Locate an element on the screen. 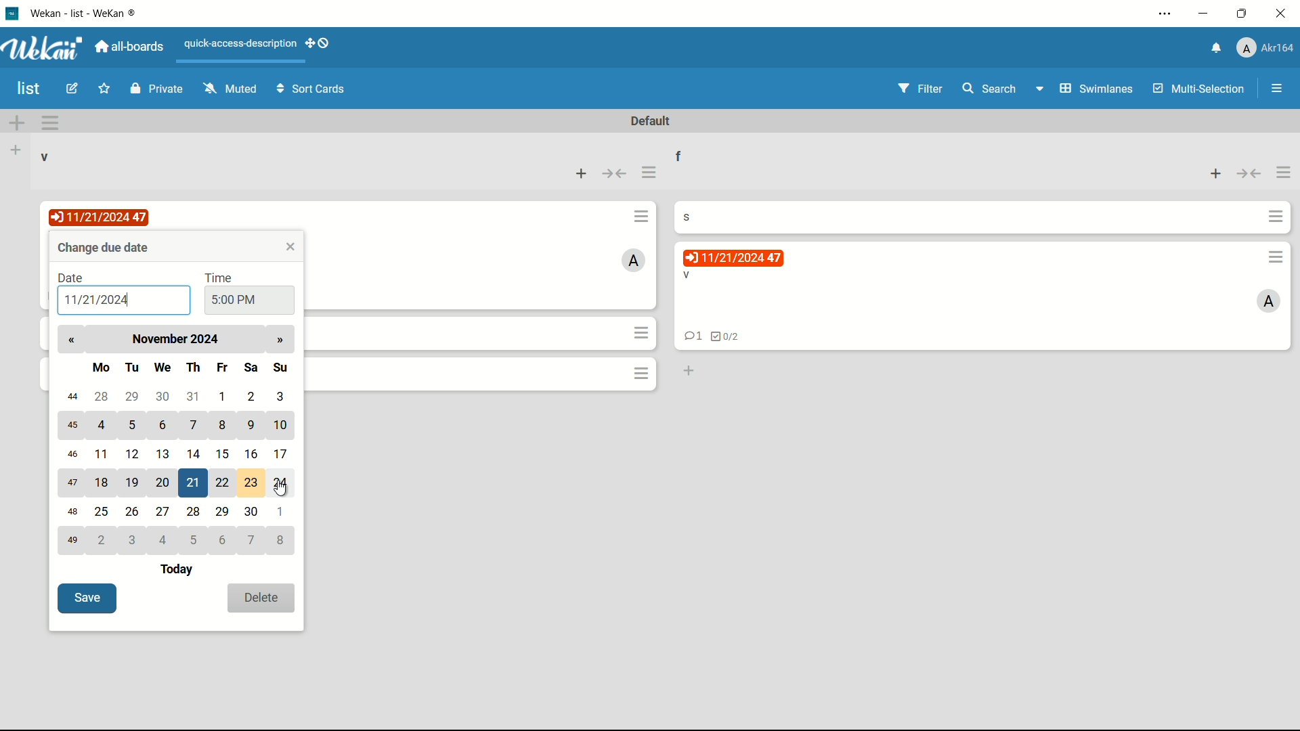  add list is located at coordinates (18, 150).